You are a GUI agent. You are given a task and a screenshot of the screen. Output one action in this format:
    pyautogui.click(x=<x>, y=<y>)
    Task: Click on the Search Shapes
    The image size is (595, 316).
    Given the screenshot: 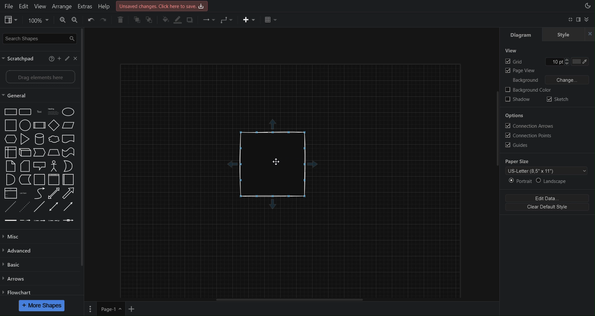 What is the action you would take?
    pyautogui.click(x=39, y=38)
    